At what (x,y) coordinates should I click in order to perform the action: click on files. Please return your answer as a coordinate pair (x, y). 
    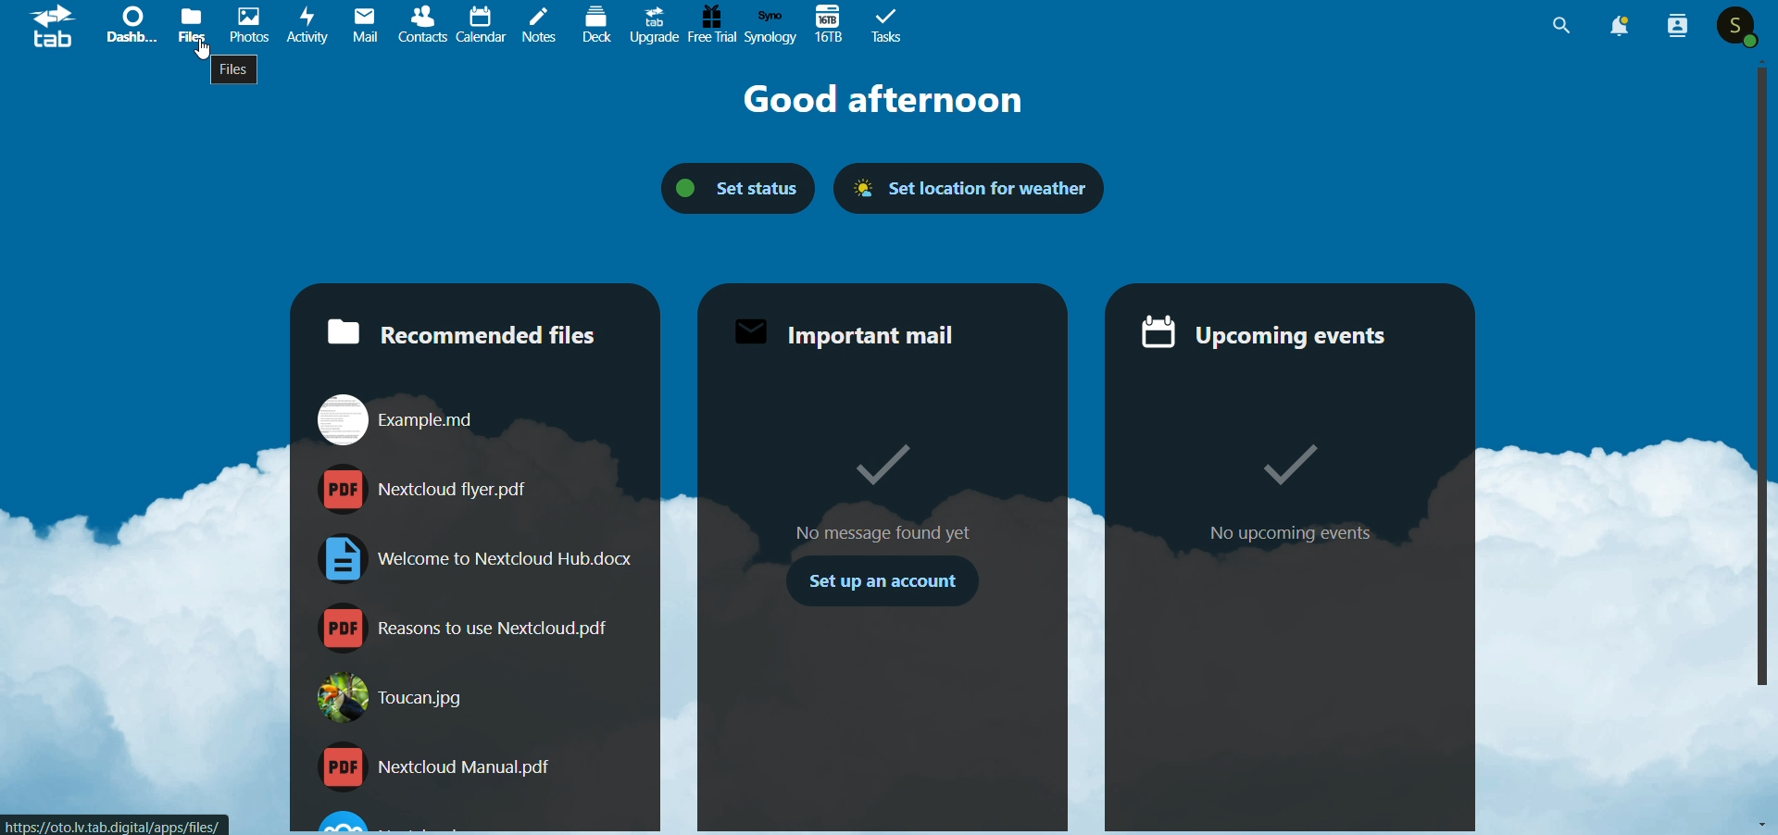
    Looking at the image, I should click on (194, 30).